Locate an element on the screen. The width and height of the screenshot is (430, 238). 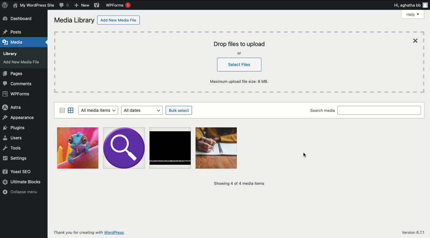
All dates is located at coordinates (143, 110).